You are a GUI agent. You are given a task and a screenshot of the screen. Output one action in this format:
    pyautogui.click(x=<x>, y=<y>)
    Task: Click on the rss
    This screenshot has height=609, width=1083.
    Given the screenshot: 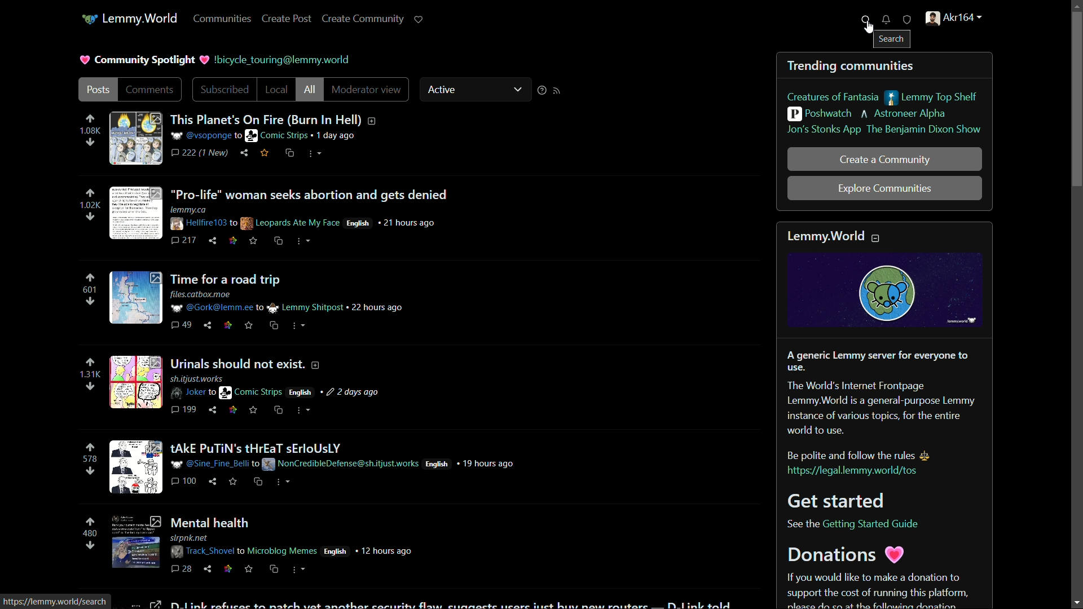 What is the action you would take?
    pyautogui.click(x=557, y=90)
    